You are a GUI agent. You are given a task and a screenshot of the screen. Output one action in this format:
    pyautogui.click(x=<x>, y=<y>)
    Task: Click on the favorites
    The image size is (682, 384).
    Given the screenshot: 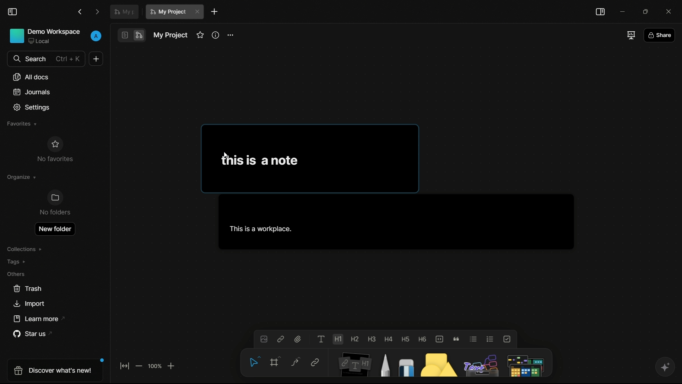 What is the action you would take?
    pyautogui.click(x=200, y=35)
    